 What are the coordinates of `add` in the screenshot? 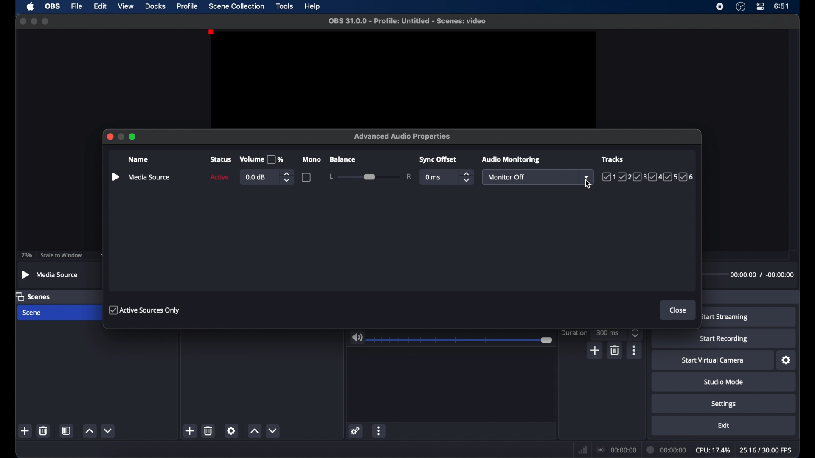 It's located at (190, 430).